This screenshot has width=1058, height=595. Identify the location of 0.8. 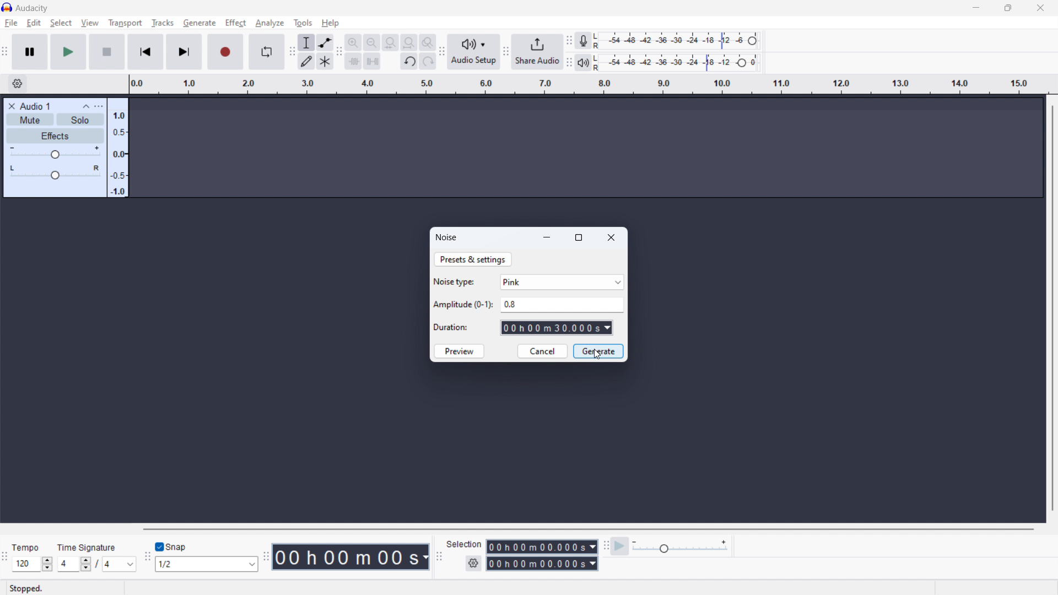
(563, 302).